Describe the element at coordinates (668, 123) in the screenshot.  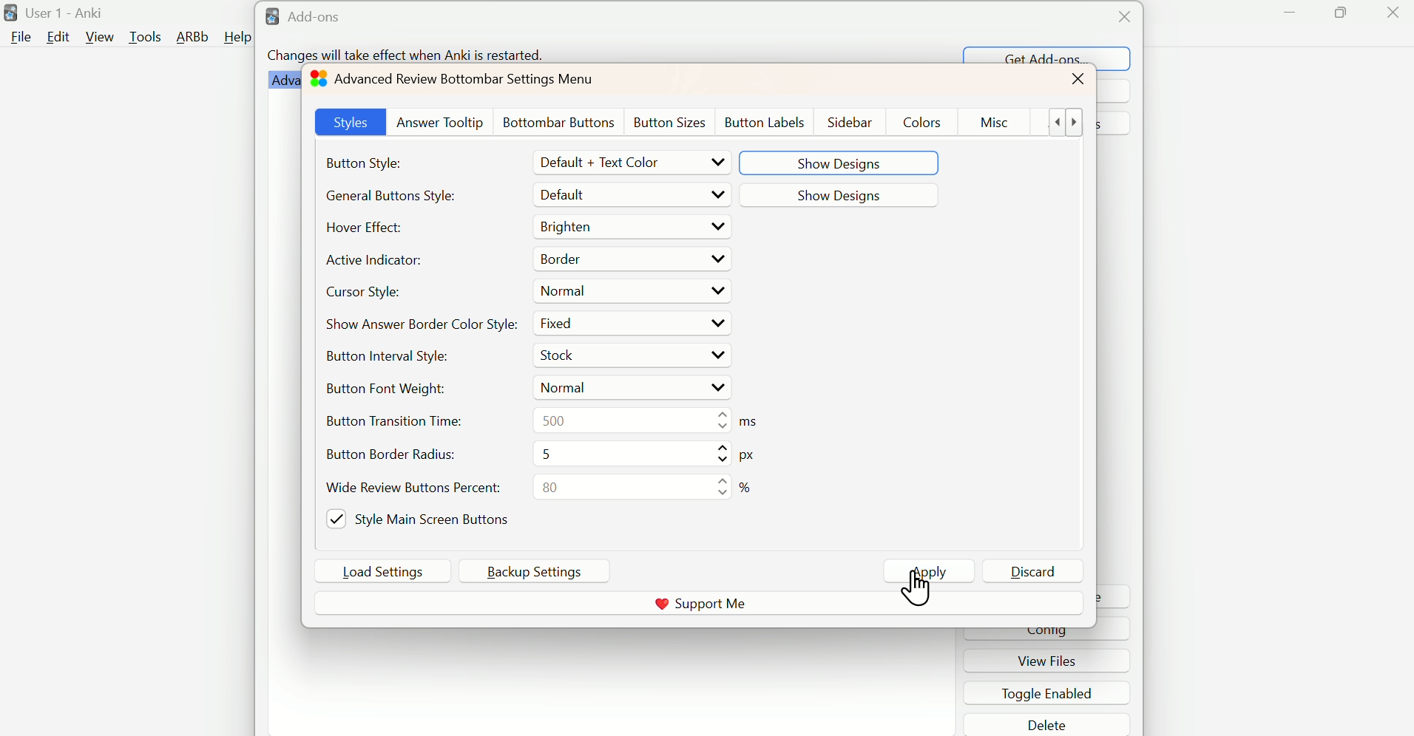
I see `Button Szes` at that location.